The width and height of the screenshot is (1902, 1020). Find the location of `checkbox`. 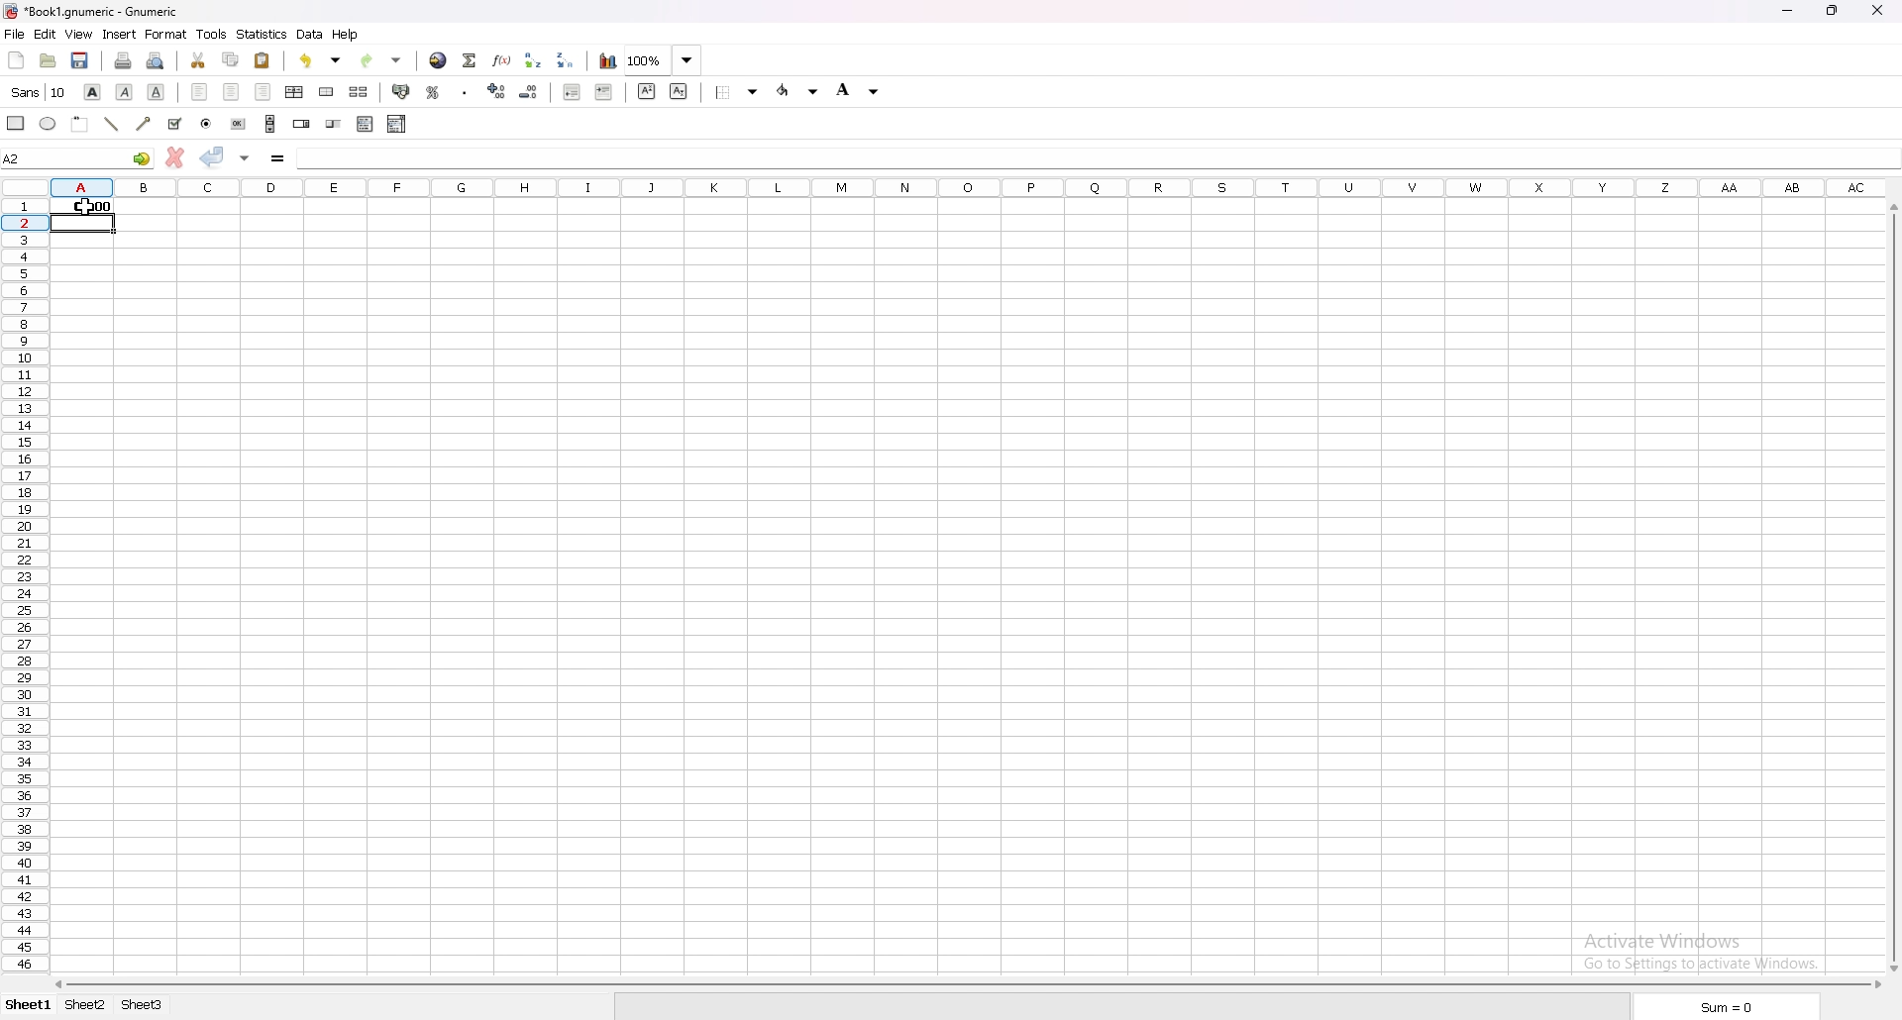

checkbox is located at coordinates (176, 123).